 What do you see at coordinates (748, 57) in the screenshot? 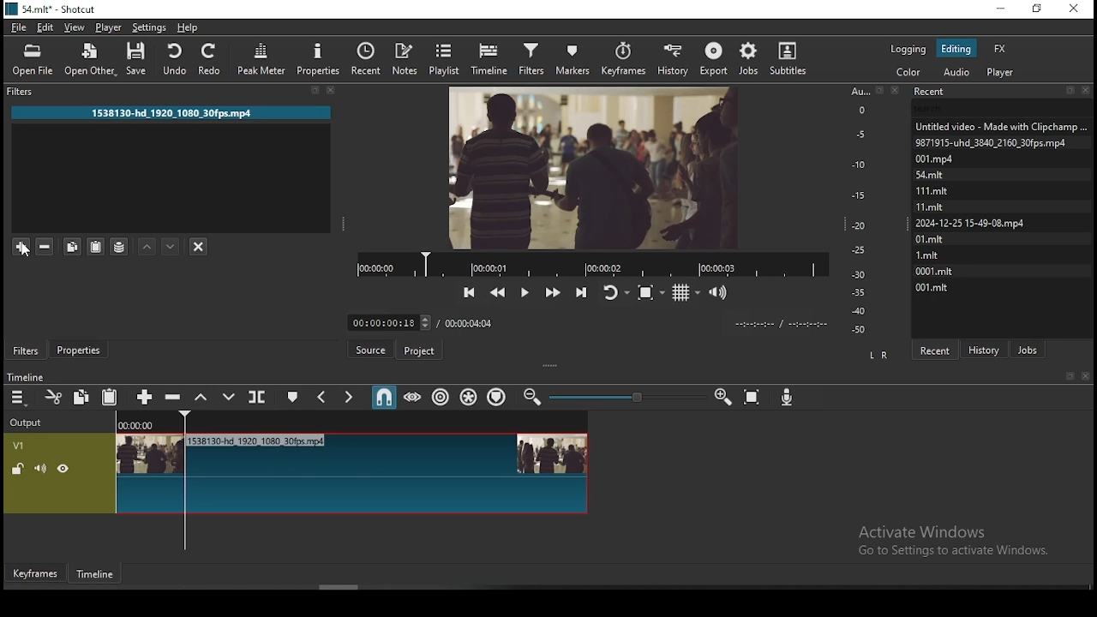
I see `jobs` at bounding box center [748, 57].